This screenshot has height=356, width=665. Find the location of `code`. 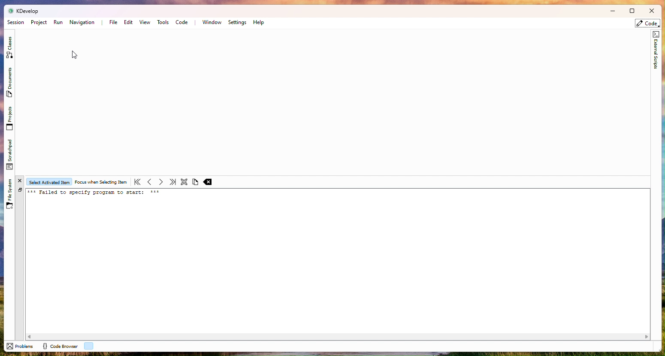

code is located at coordinates (648, 24).